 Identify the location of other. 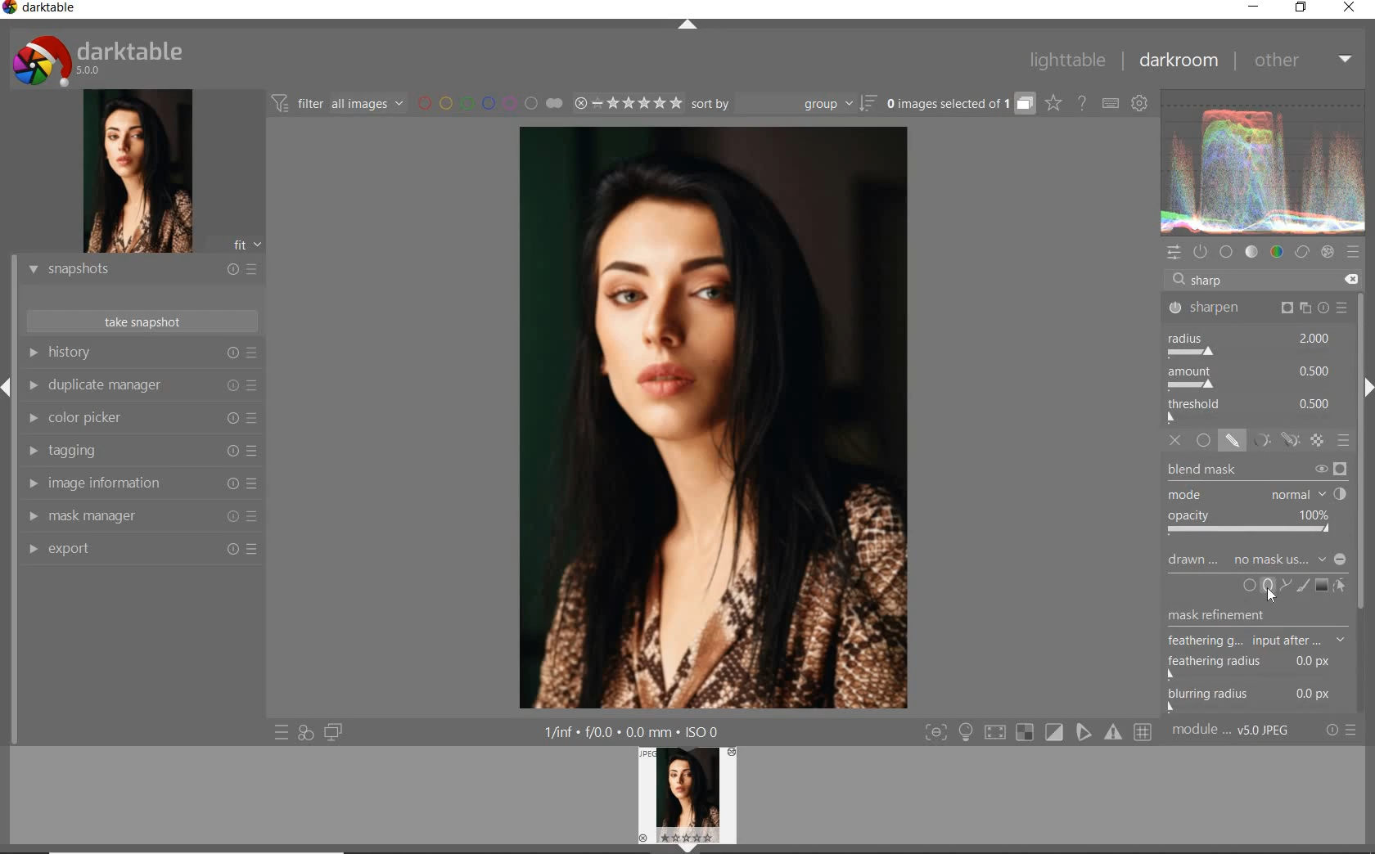
(1300, 61).